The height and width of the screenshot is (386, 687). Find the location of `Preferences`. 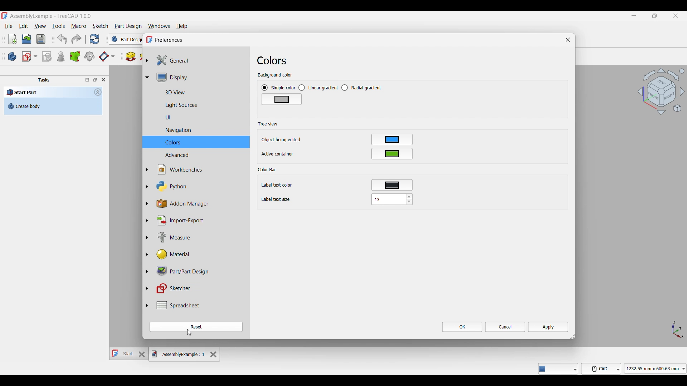

Preferences is located at coordinates (169, 40).